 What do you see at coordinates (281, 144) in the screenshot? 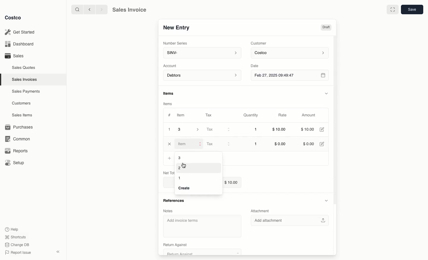
I see `$0.00` at bounding box center [281, 144].